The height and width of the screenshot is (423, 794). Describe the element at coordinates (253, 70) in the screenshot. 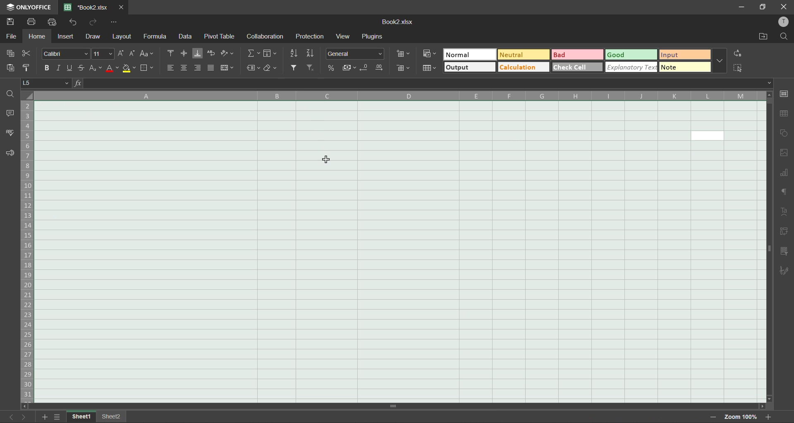

I see `named ranges` at that location.